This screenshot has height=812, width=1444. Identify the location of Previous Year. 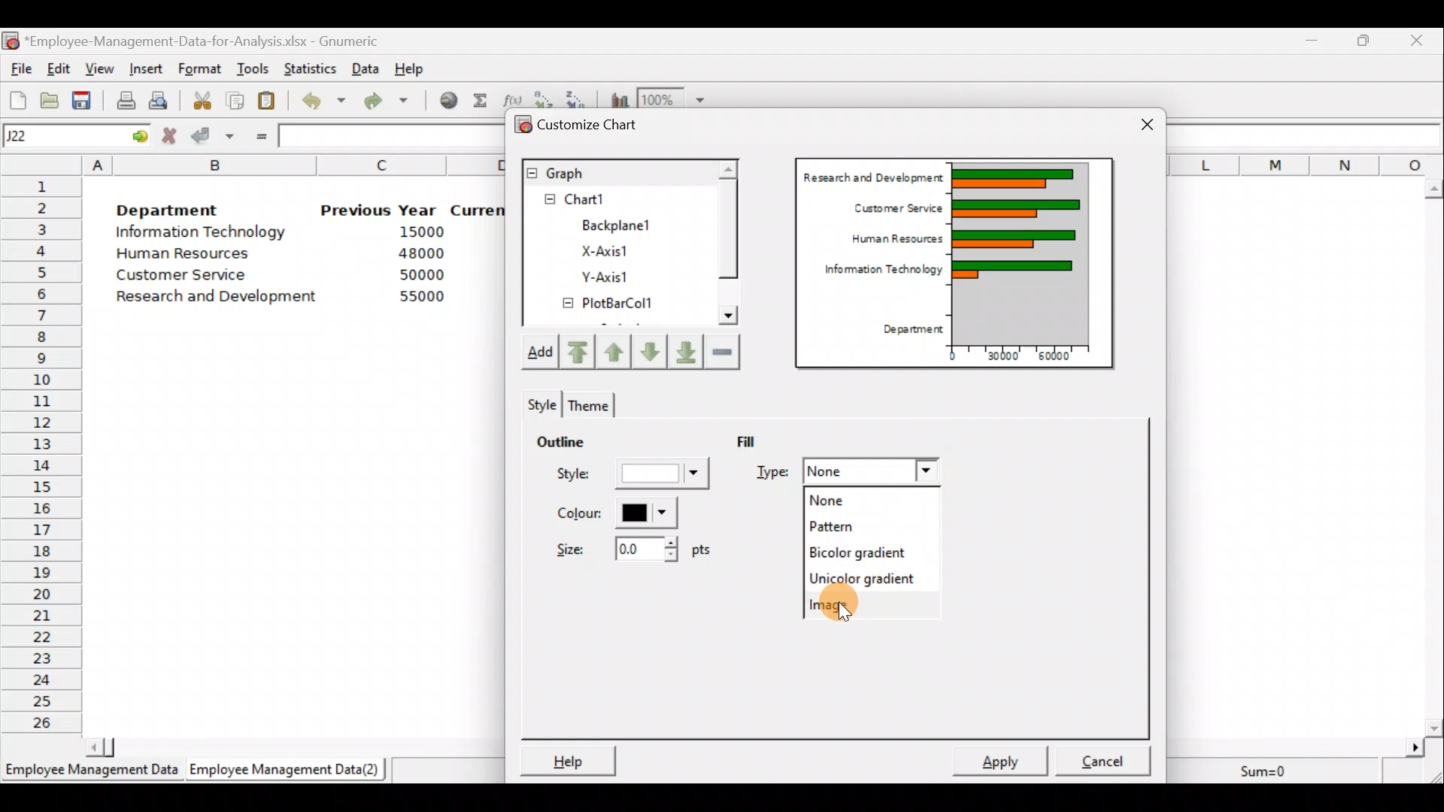
(380, 209).